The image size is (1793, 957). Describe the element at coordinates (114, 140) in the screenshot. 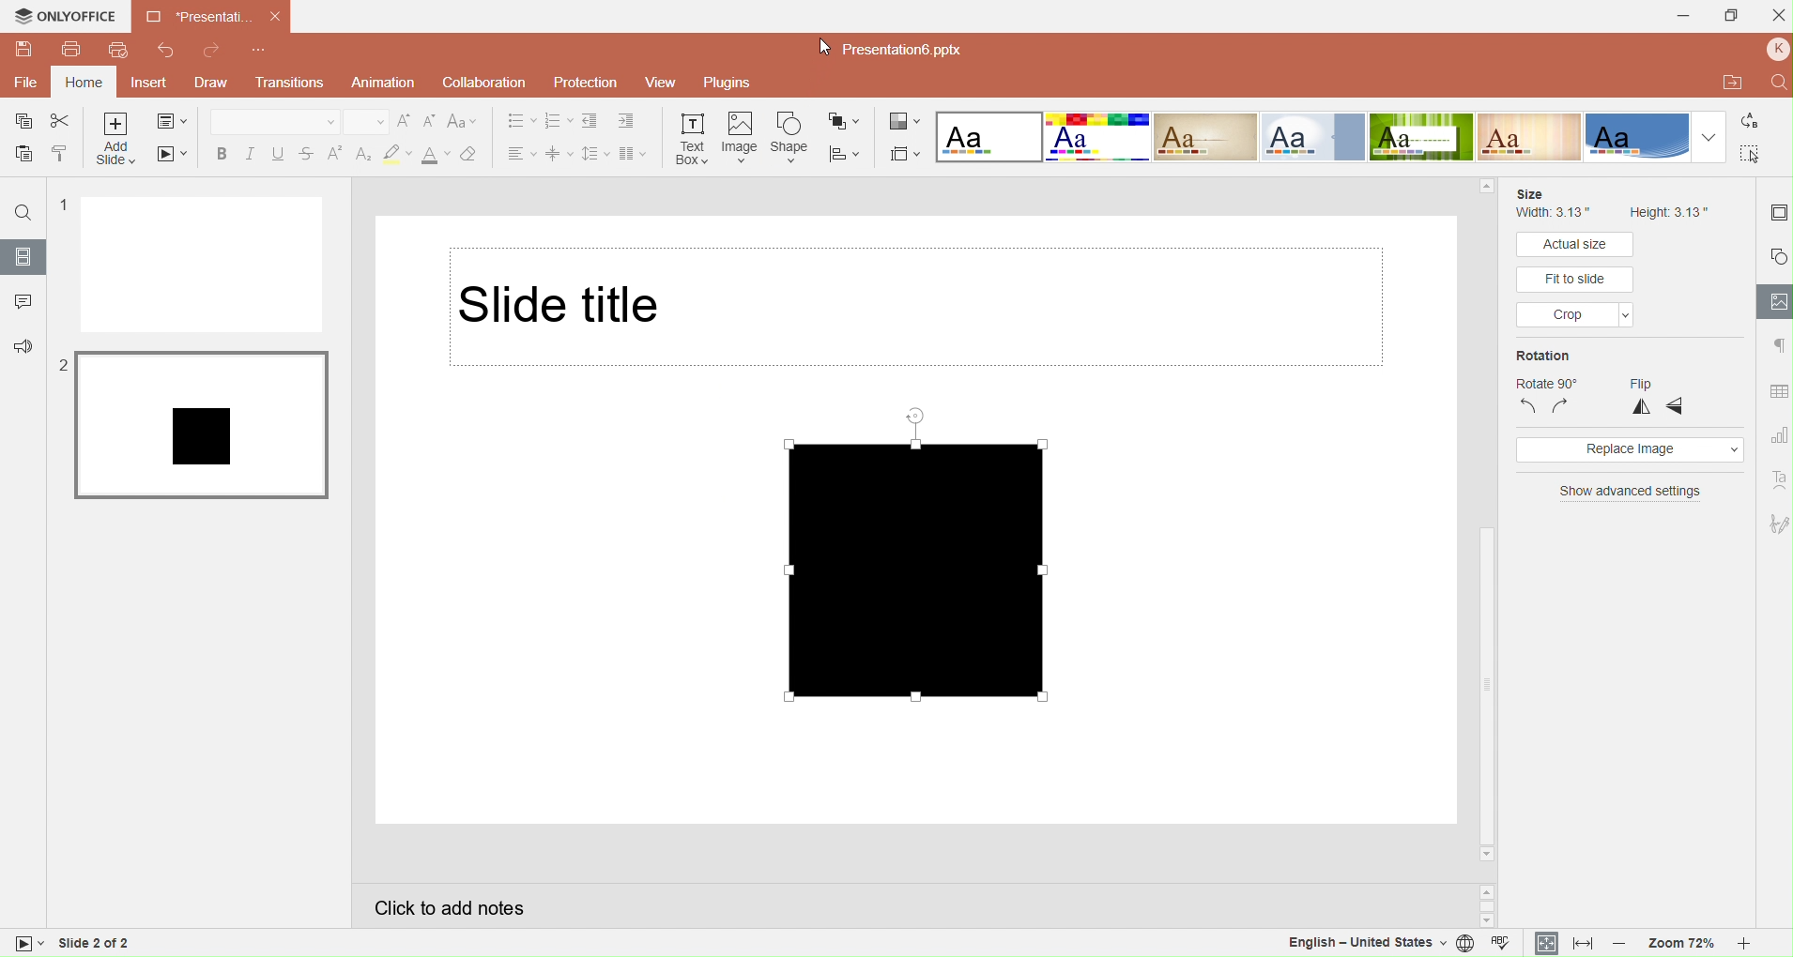

I see `Add slide` at that location.